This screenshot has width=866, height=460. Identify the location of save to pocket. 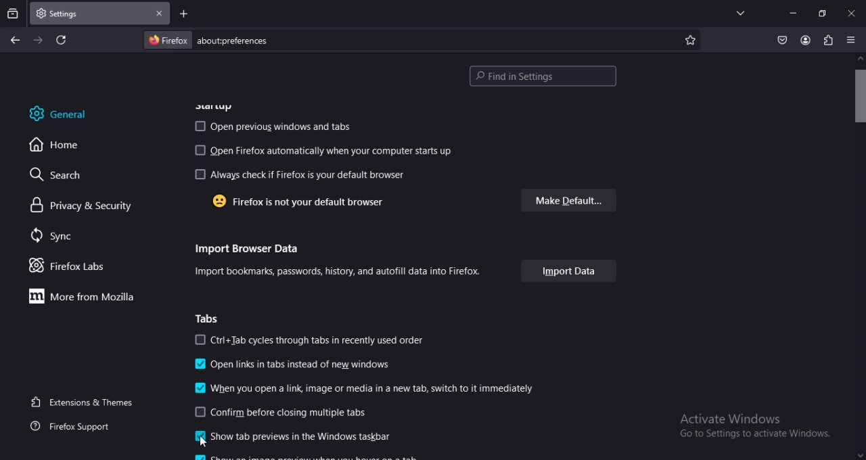
(780, 39).